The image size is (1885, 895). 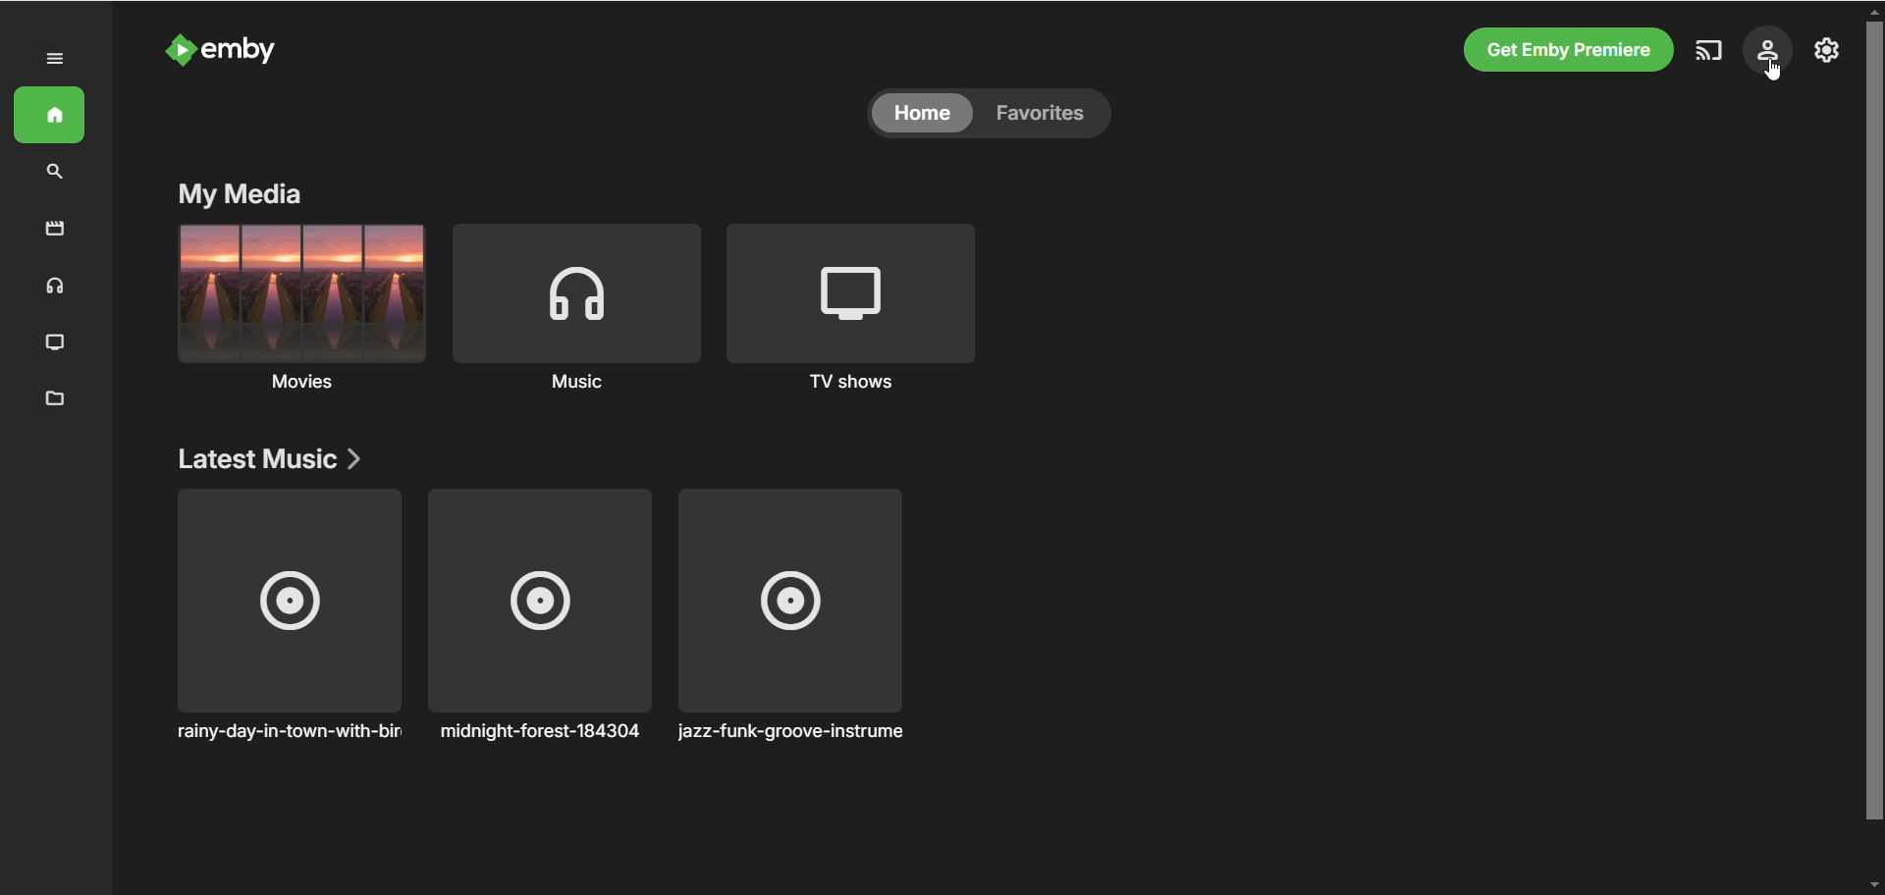 What do you see at coordinates (54, 59) in the screenshot?
I see `expand` at bounding box center [54, 59].